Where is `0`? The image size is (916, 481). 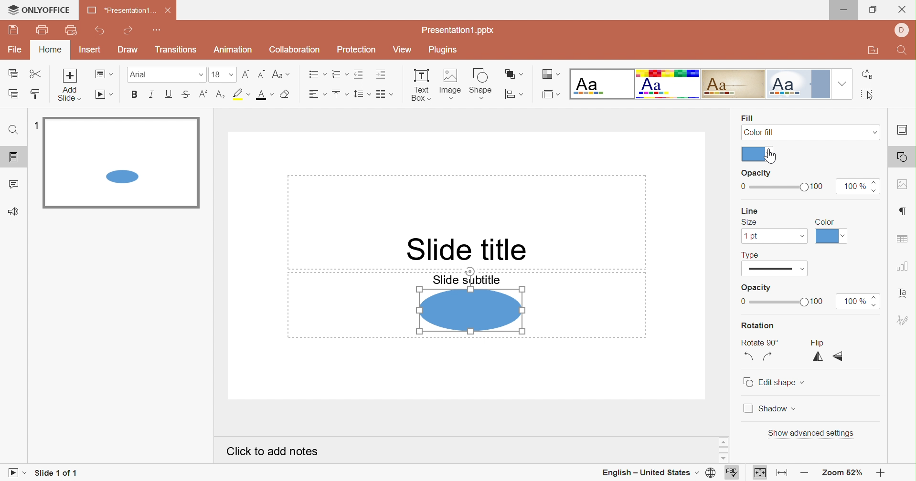
0 is located at coordinates (743, 187).